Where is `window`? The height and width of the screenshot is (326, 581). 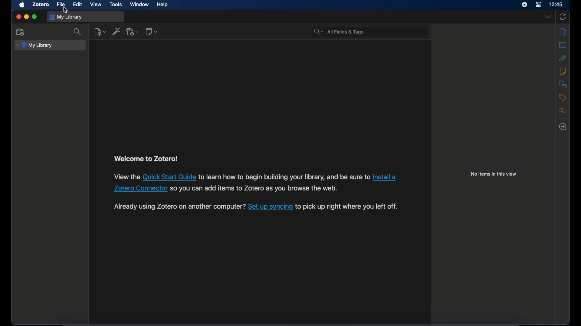
window is located at coordinates (140, 4).